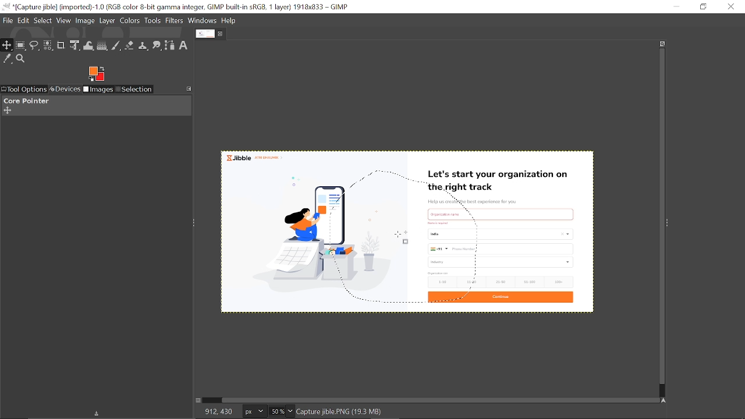 Image resolution: width=745 pixels, height=419 pixels. I want to click on Let's start your organization on
the right track, so click(500, 182).